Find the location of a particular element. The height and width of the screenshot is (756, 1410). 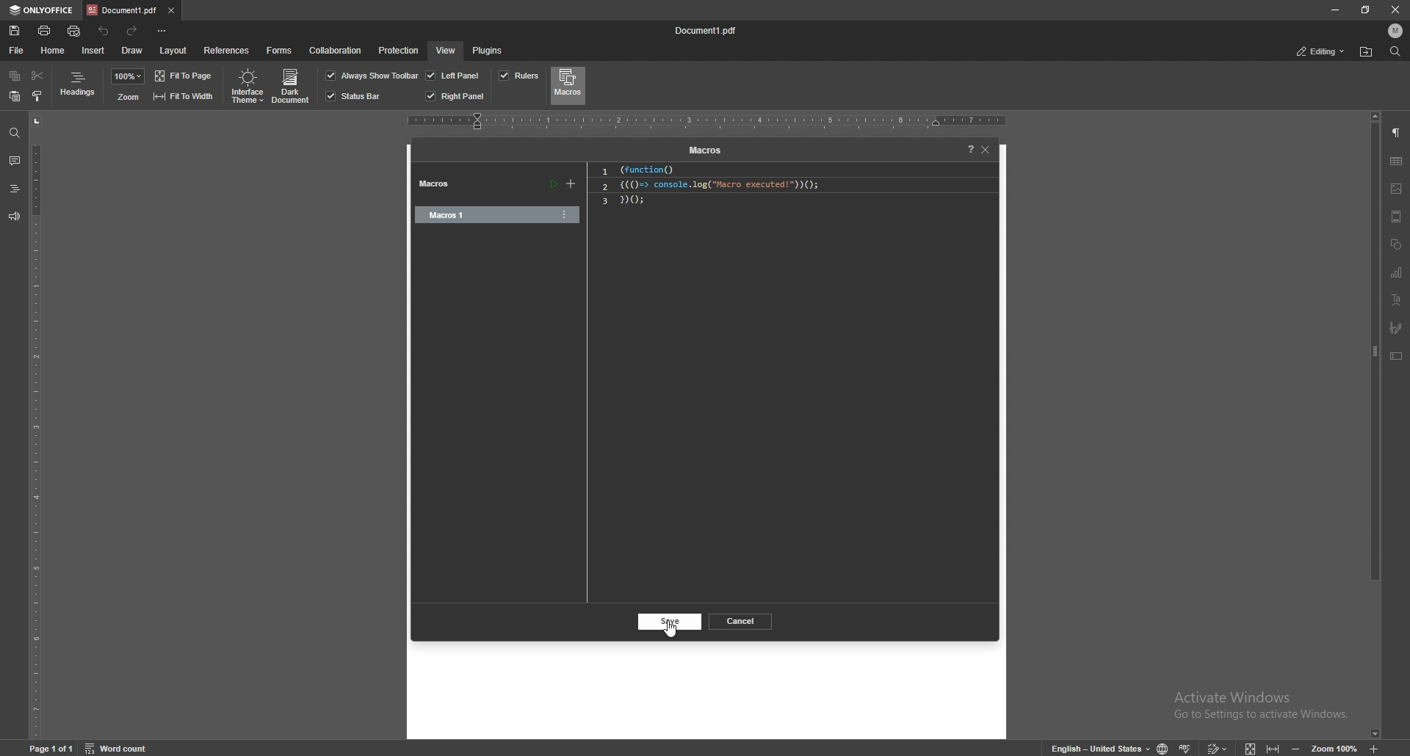

horizontal scale is located at coordinates (706, 121).